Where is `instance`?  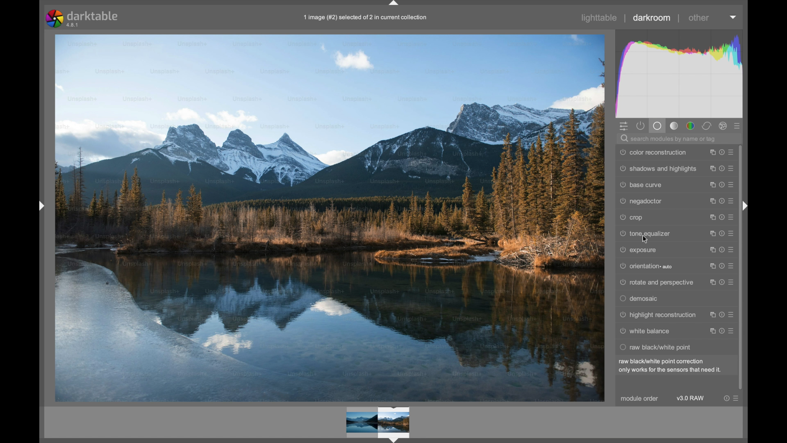
instance is located at coordinates (711, 233).